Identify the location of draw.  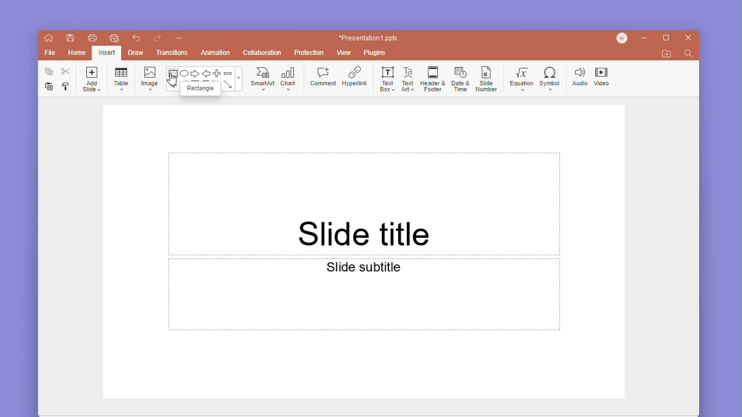
(136, 52).